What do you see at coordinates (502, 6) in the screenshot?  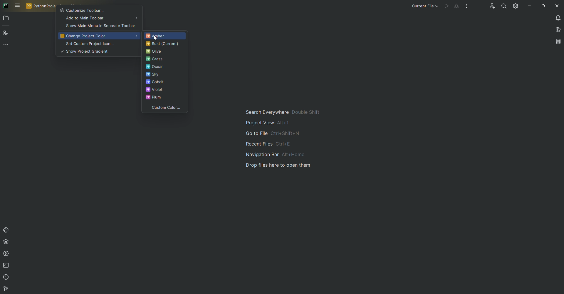 I see `Find` at bounding box center [502, 6].